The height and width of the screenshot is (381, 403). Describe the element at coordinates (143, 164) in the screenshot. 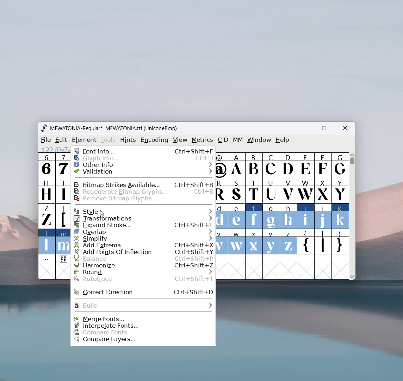

I see `other info` at that location.